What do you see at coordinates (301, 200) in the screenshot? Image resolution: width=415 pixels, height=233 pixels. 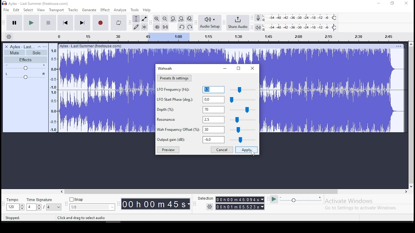 I see `playback speed` at bounding box center [301, 200].